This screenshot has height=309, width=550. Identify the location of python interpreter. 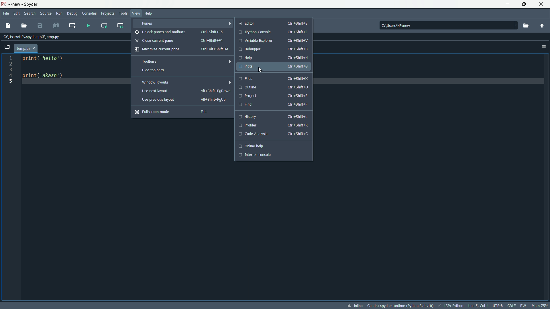
(400, 306).